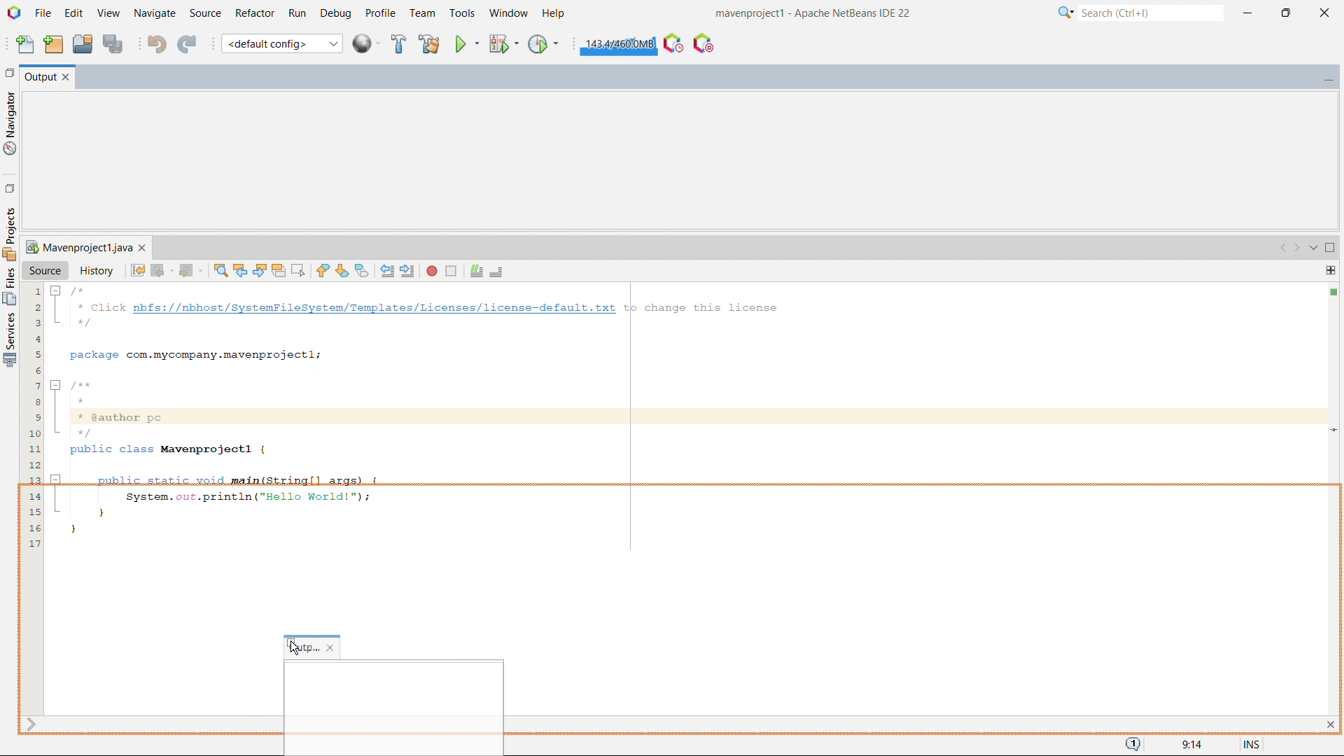 The height and width of the screenshot is (756, 1344). I want to click on UTP.., so click(304, 648).